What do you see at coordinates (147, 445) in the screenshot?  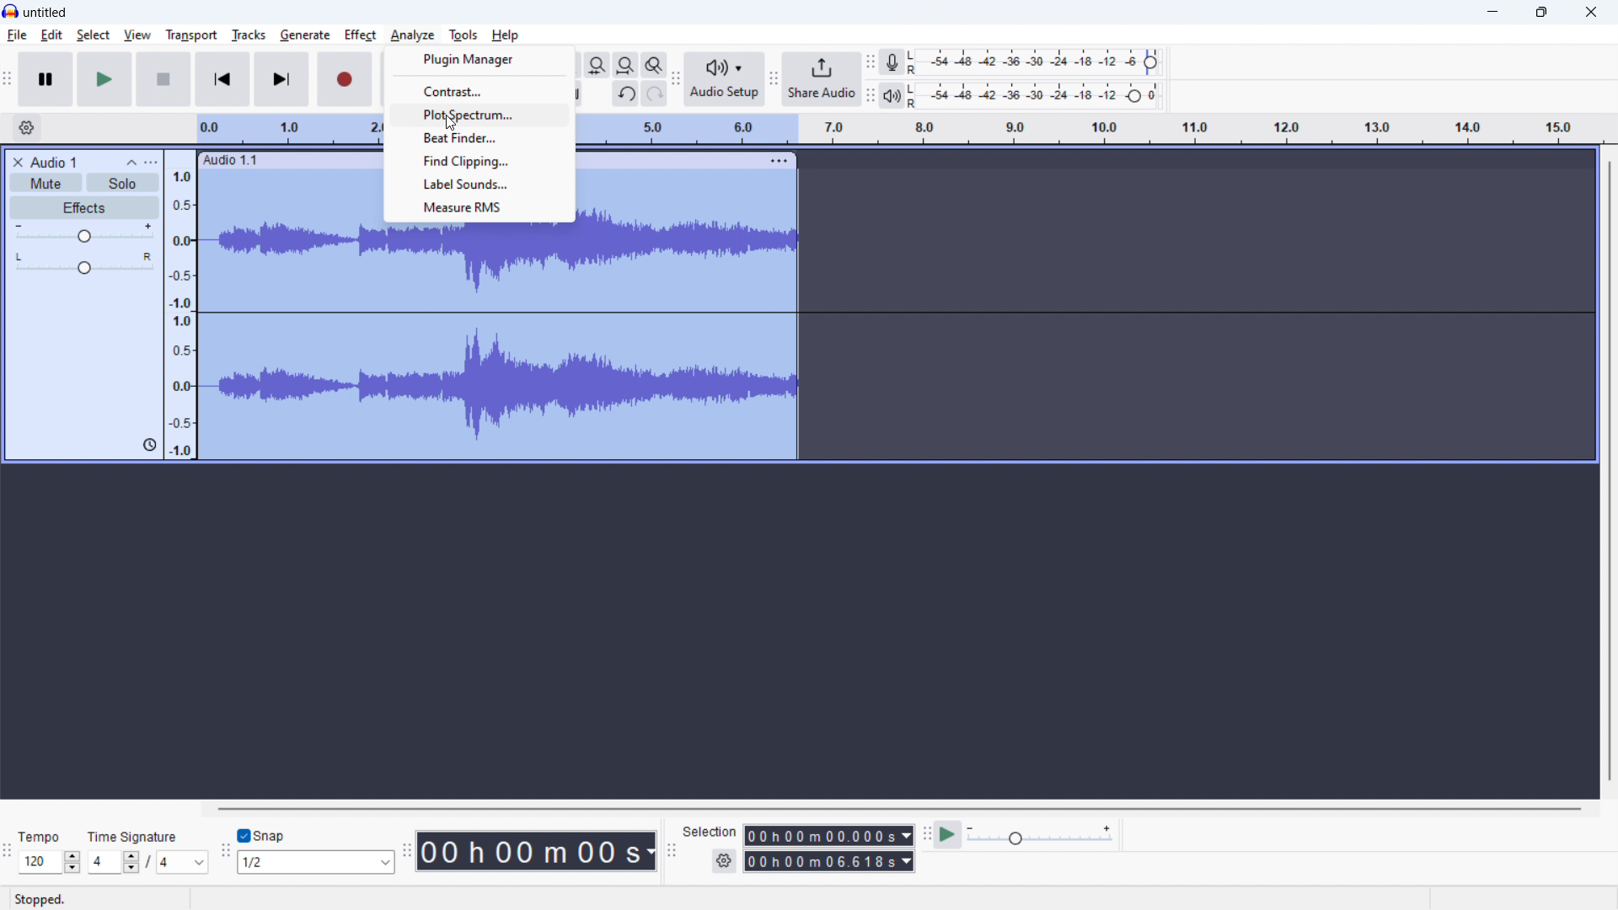 I see `icon` at bounding box center [147, 445].